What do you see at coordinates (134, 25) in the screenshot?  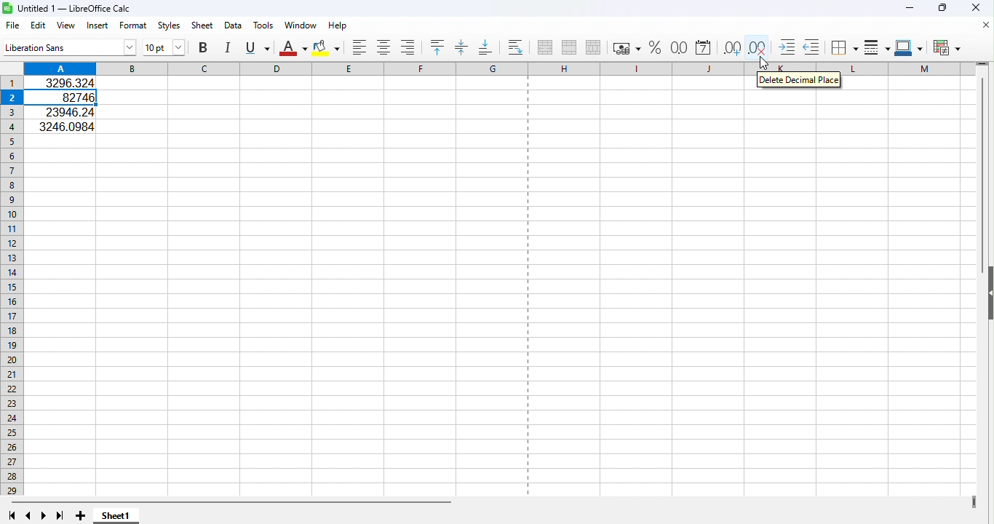 I see `Format` at bounding box center [134, 25].